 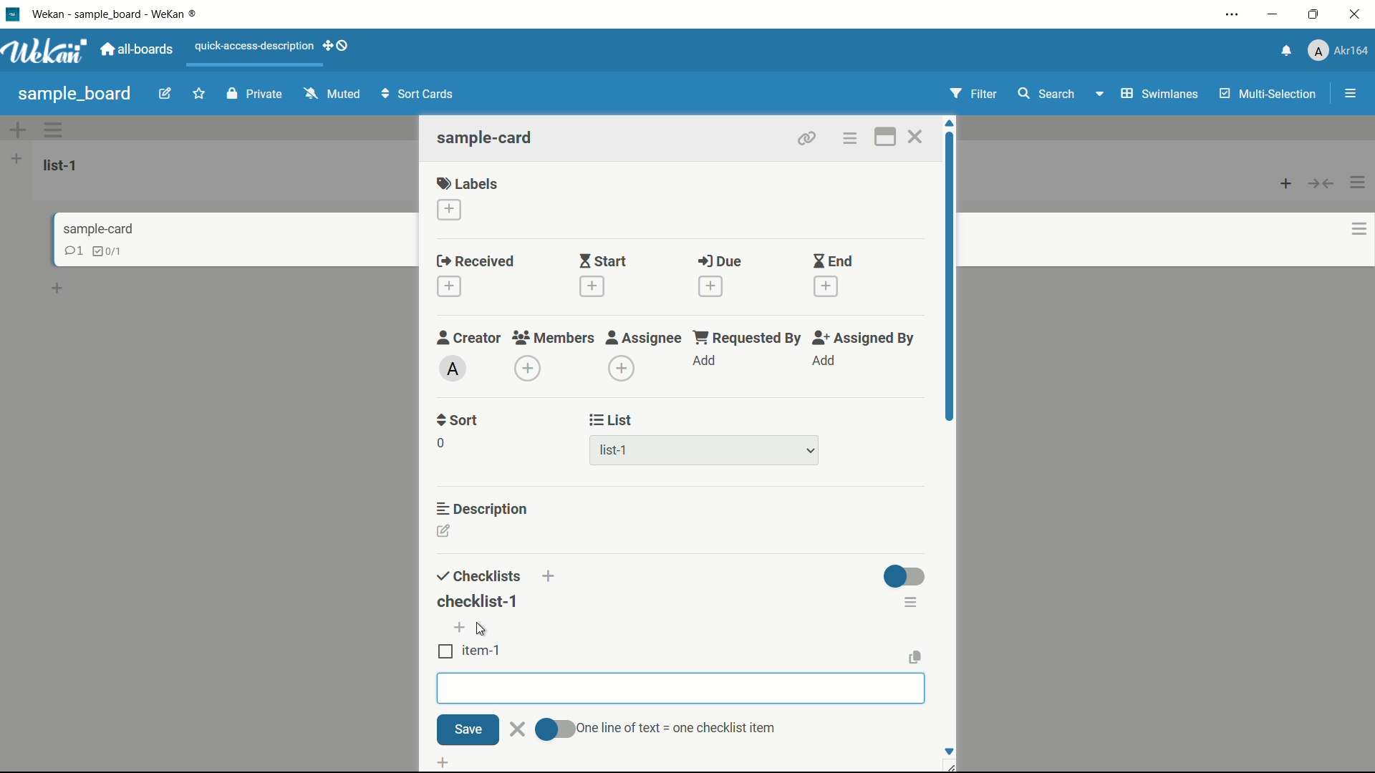 What do you see at coordinates (489, 763) in the screenshot?
I see `subtasks` at bounding box center [489, 763].